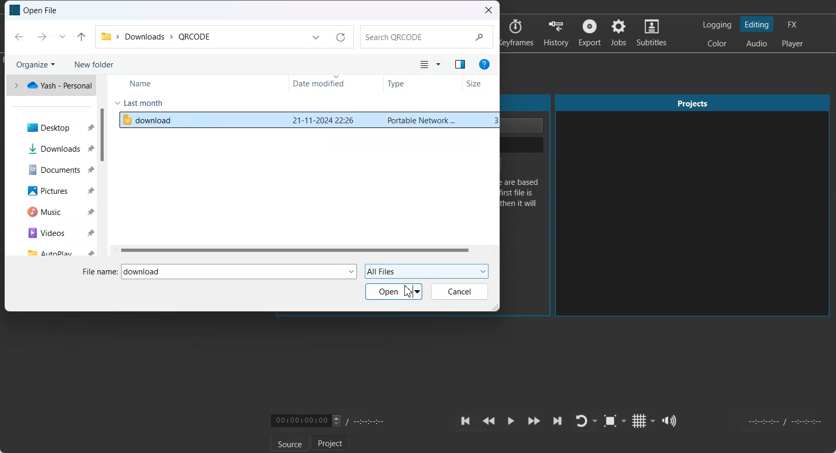 Image resolution: width=836 pixels, height=453 pixels. What do you see at coordinates (394, 291) in the screenshot?
I see `Open` at bounding box center [394, 291].